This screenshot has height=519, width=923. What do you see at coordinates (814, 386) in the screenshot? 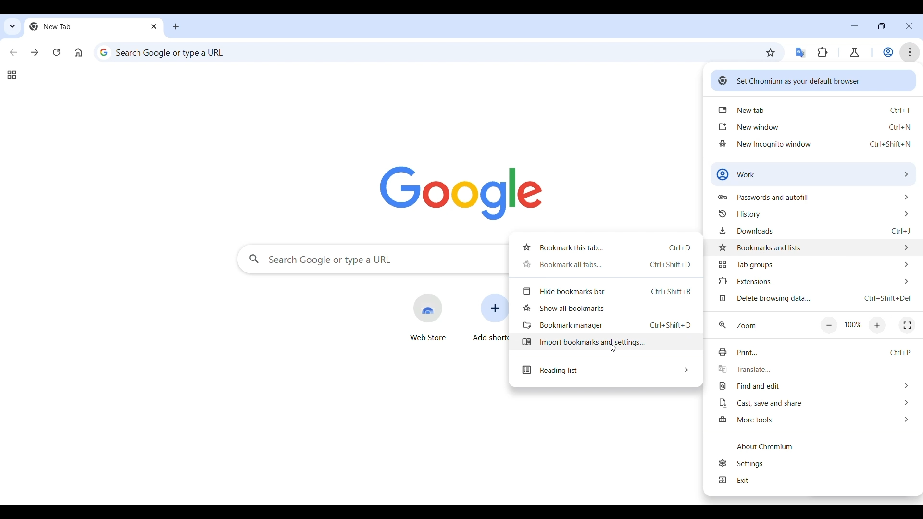
I see `Find and edit ` at bounding box center [814, 386].